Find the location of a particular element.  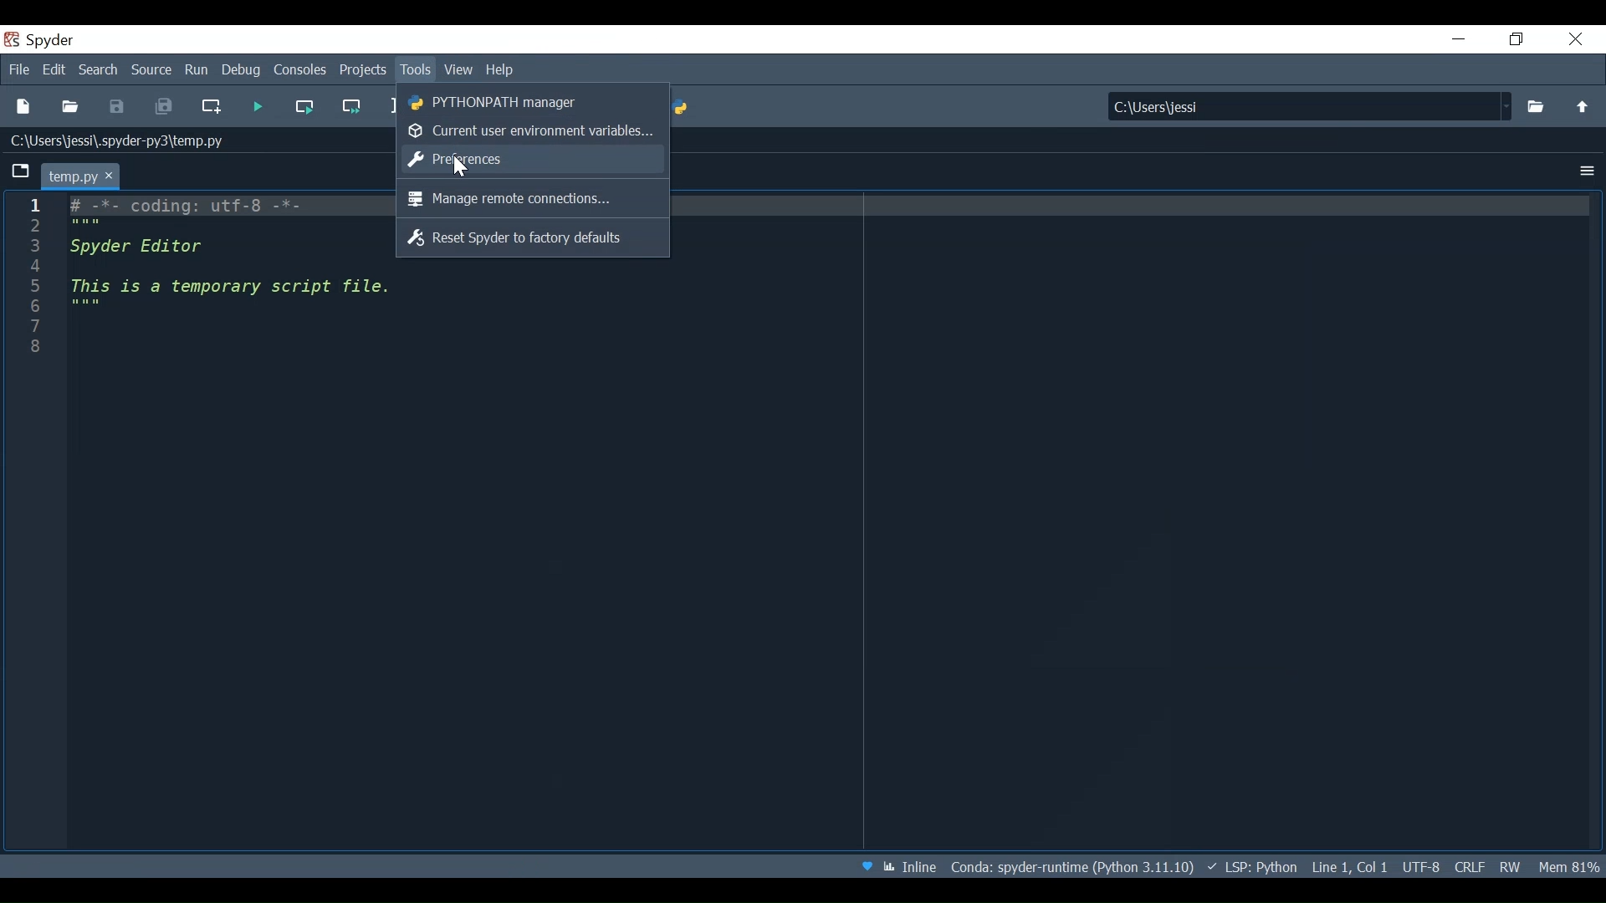

Minimize is located at coordinates (1458, 39).